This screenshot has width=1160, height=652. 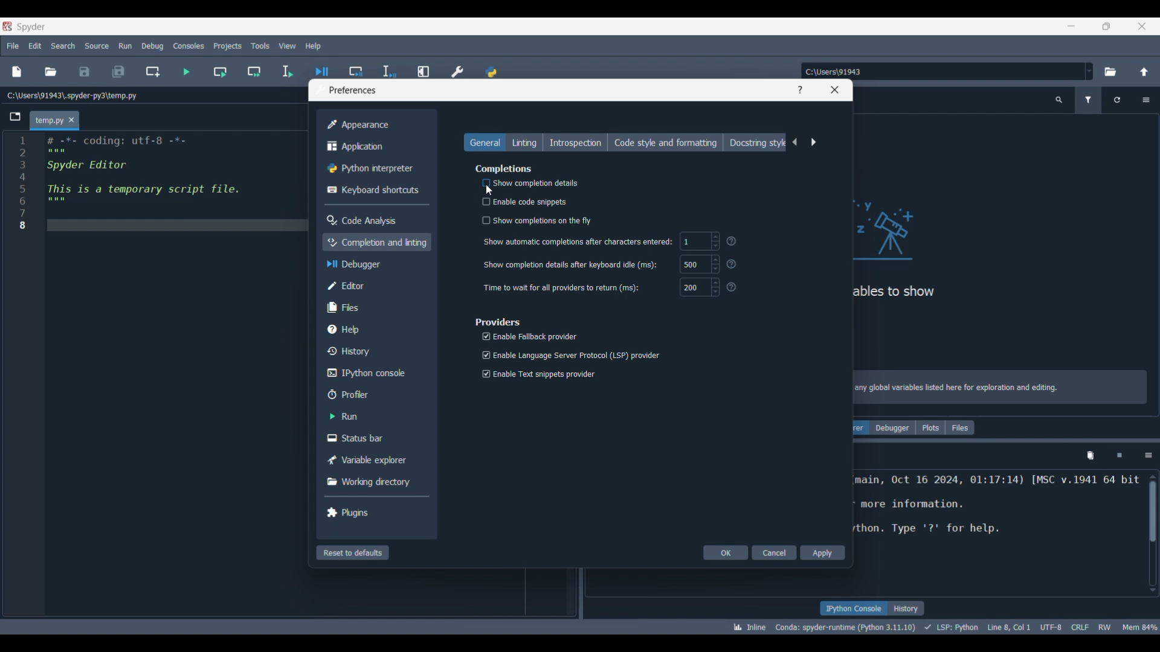 I want to click on Application, so click(x=373, y=146).